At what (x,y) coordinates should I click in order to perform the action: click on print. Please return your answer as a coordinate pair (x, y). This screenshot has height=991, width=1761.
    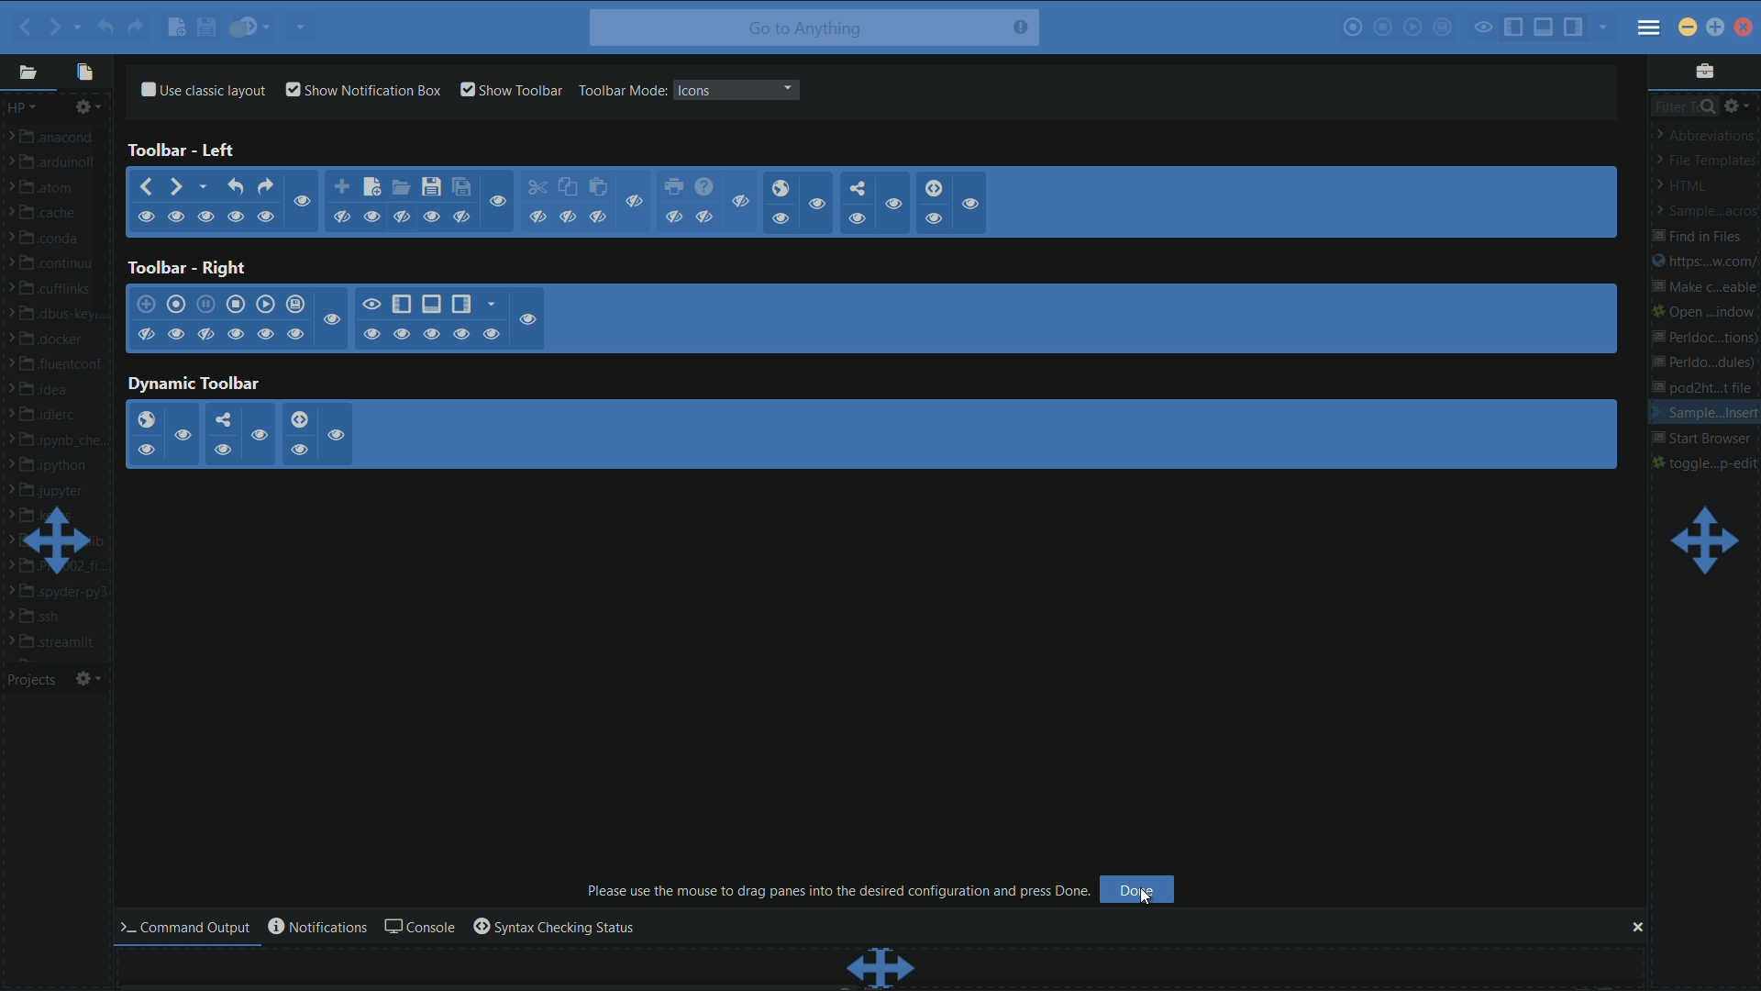
    Looking at the image, I should click on (676, 187).